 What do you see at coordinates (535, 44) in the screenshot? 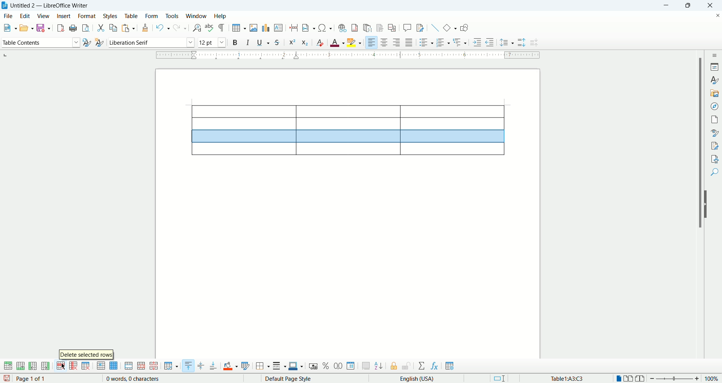
I see `decrease line spacing` at bounding box center [535, 44].